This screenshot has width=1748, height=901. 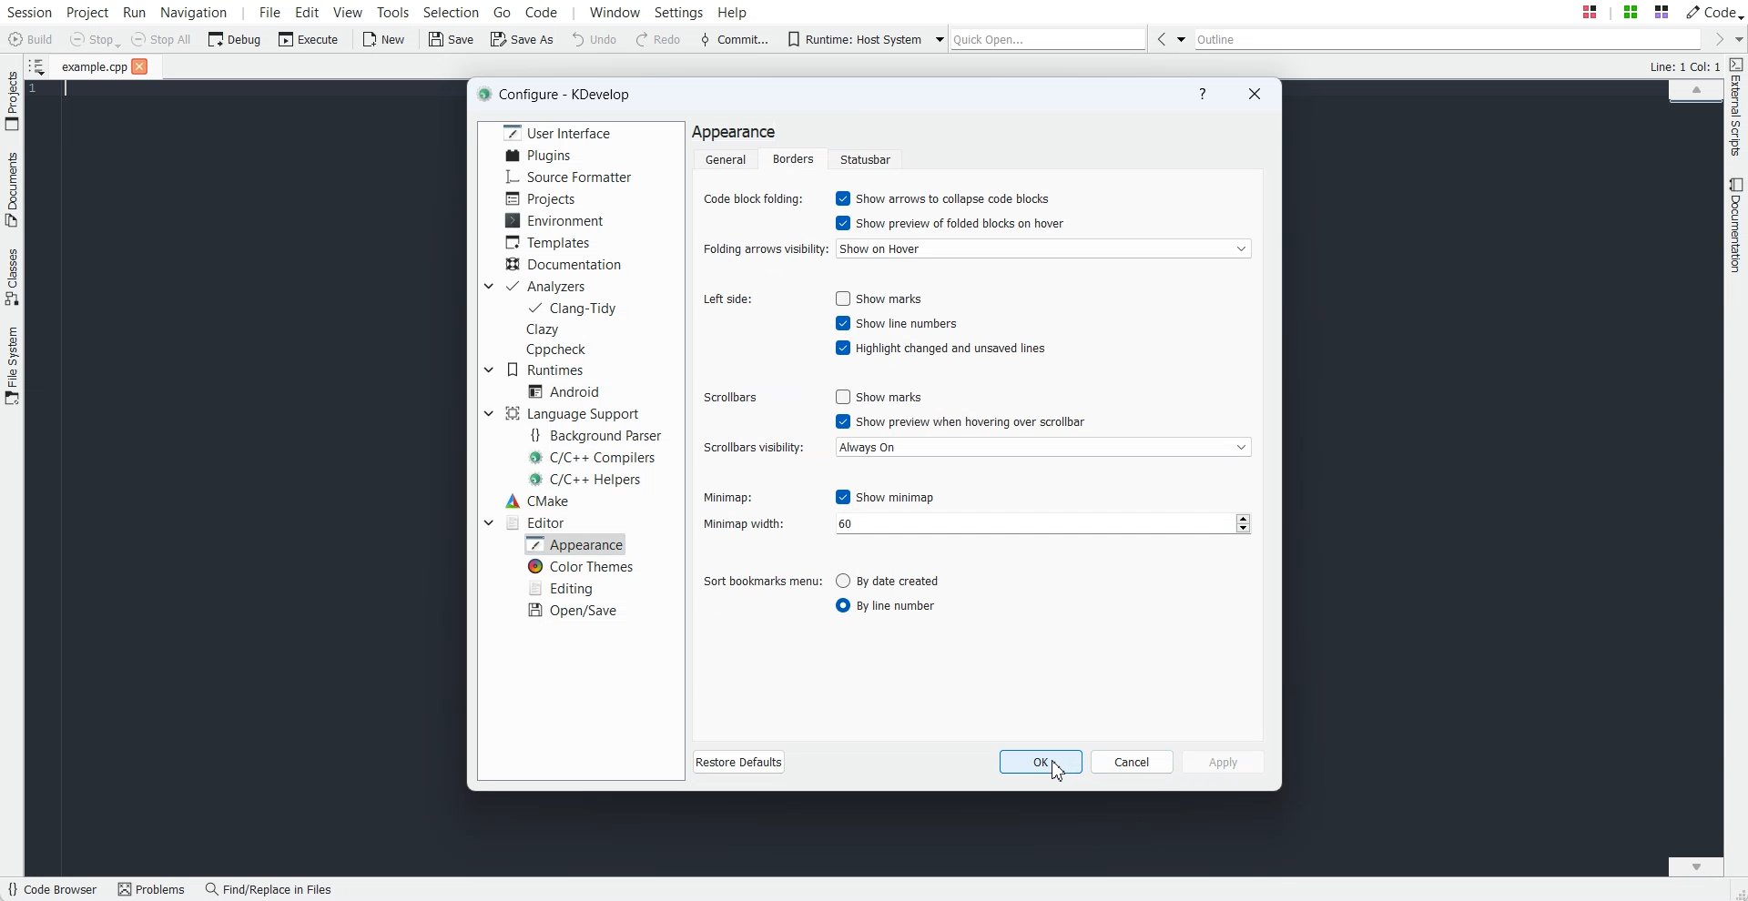 I want to click on Scroll visibility, so click(x=754, y=448).